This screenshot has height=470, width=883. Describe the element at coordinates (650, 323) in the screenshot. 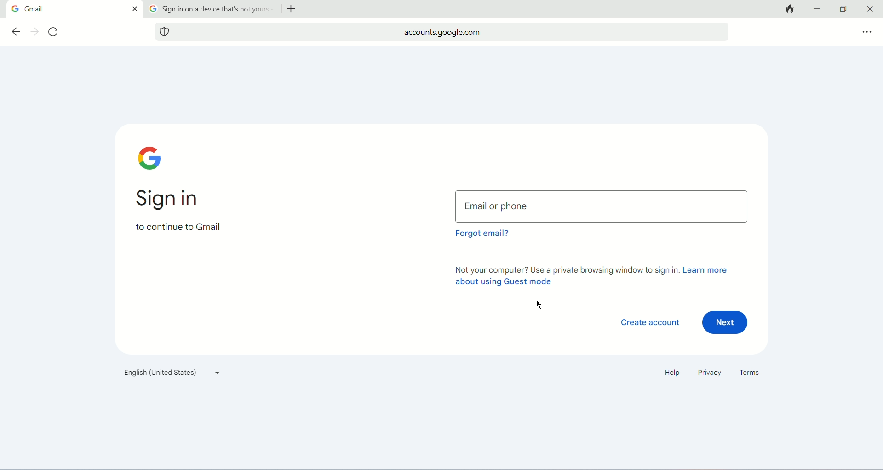

I see `create account` at that location.